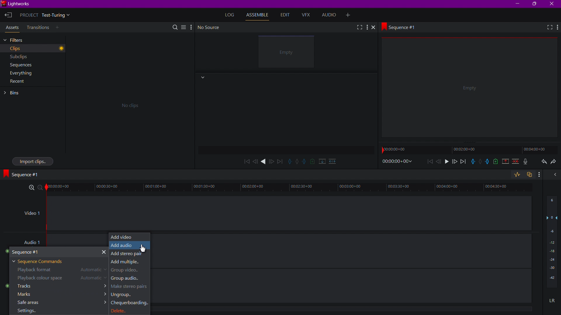  What do you see at coordinates (56, 295) in the screenshot?
I see `Marks` at bounding box center [56, 295].